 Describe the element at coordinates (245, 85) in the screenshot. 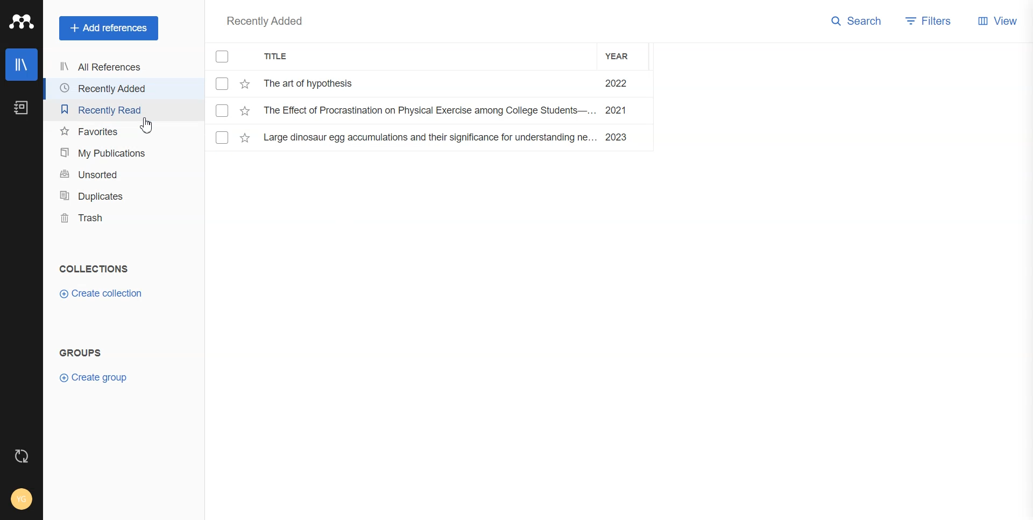

I see `Starred` at that location.